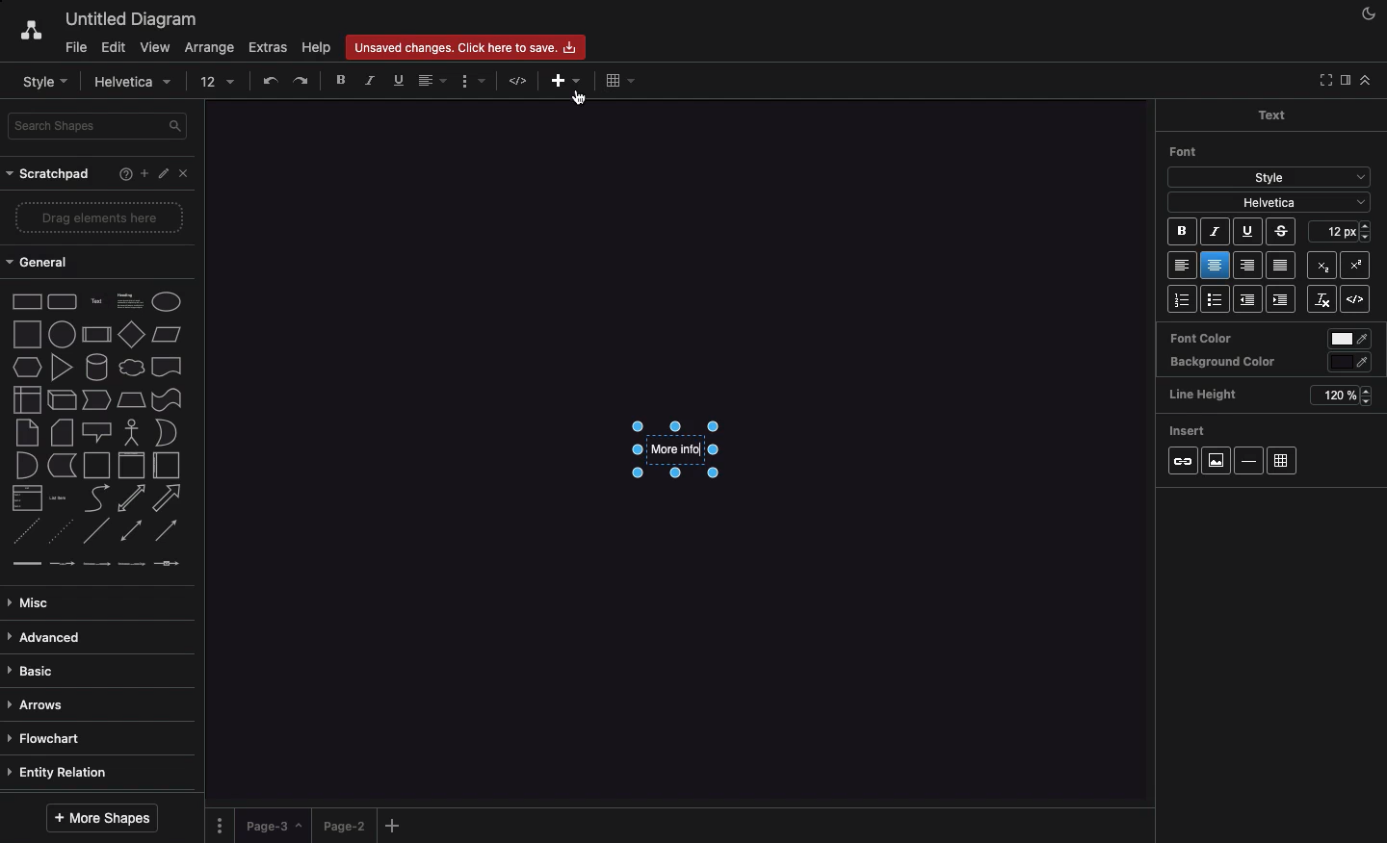 The image size is (1387, 843). Describe the element at coordinates (96, 564) in the screenshot. I see `connector with 2 labels` at that location.